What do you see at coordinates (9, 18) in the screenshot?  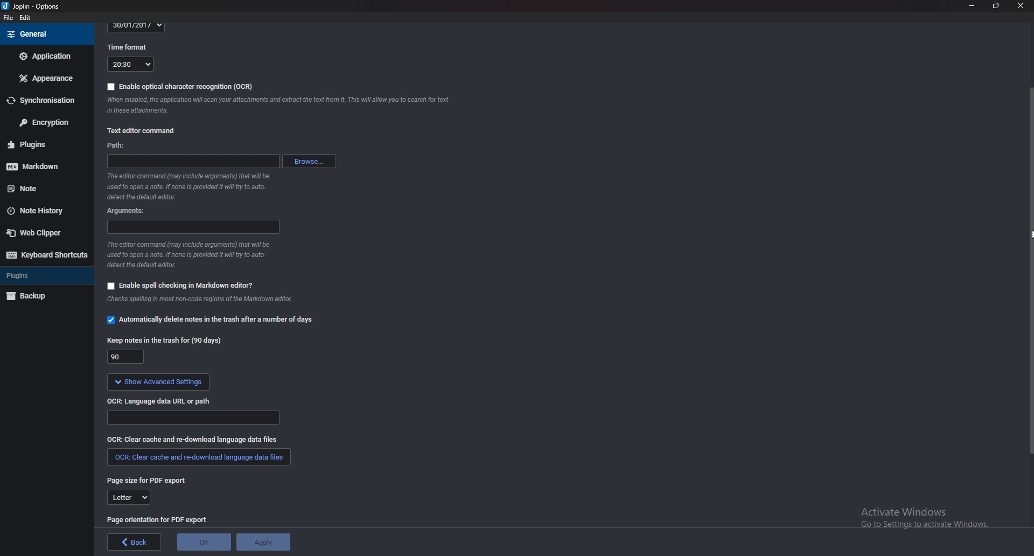 I see `File` at bounding box center [9, 18].